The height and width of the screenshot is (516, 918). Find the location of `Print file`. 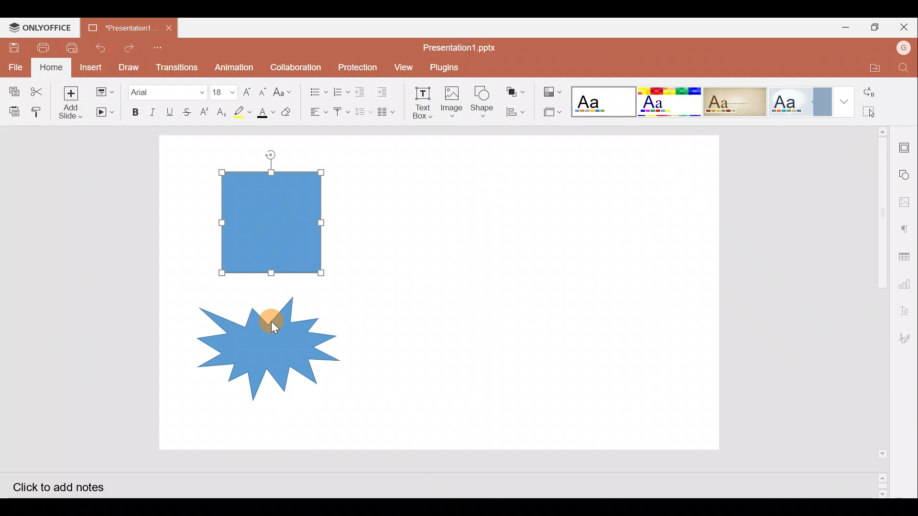

Print file is located at coordinates (46, 47).